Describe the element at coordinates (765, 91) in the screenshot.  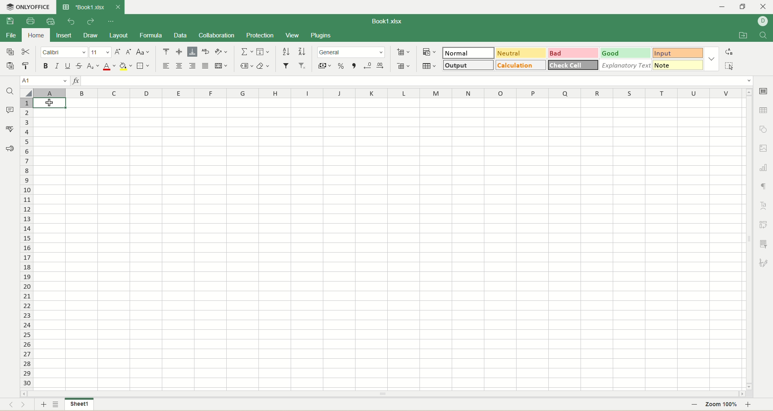
I see `cell settings` at that location.